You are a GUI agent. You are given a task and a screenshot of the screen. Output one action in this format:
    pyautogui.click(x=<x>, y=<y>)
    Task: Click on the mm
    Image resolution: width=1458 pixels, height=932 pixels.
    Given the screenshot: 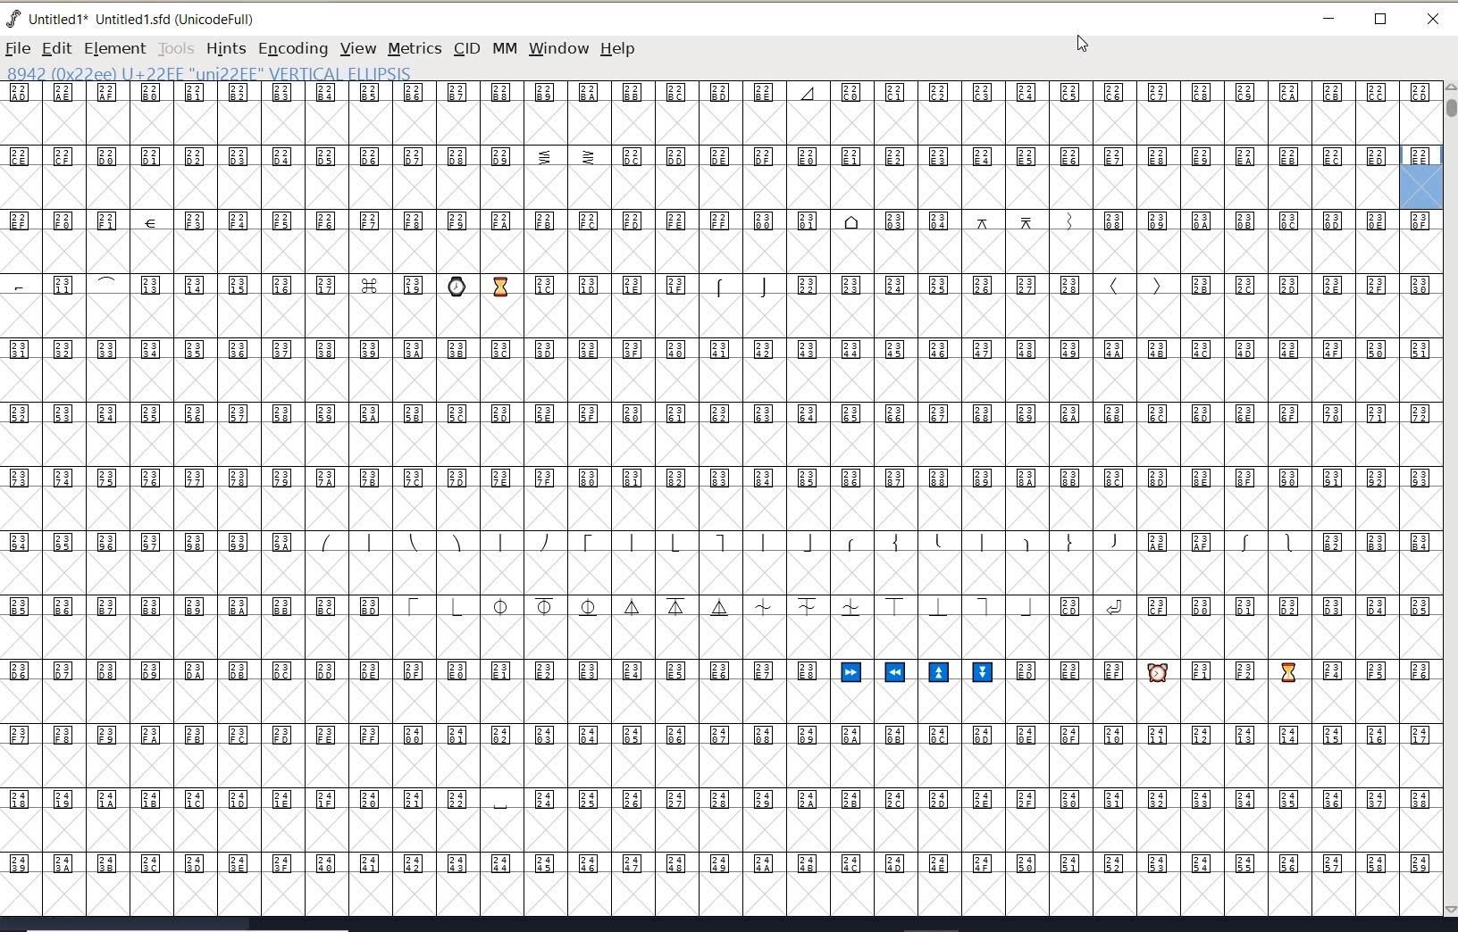 What is the action you would take?
    pyautogui.click(x=503, y=46)
    